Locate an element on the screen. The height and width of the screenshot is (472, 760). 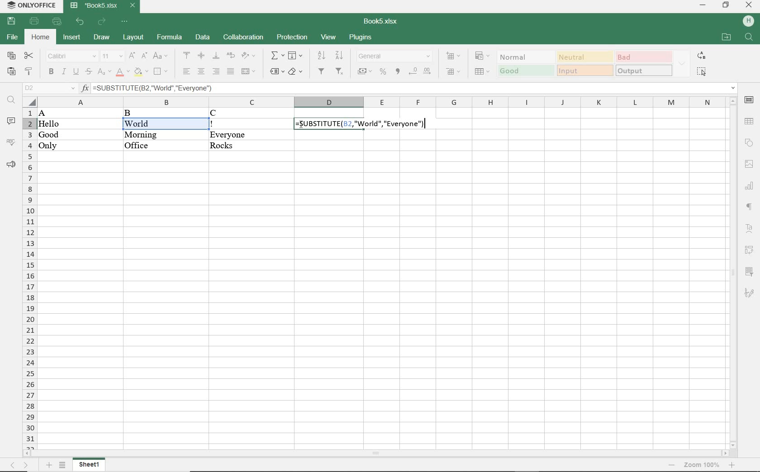
copy style is located at coordinates (28, 72).